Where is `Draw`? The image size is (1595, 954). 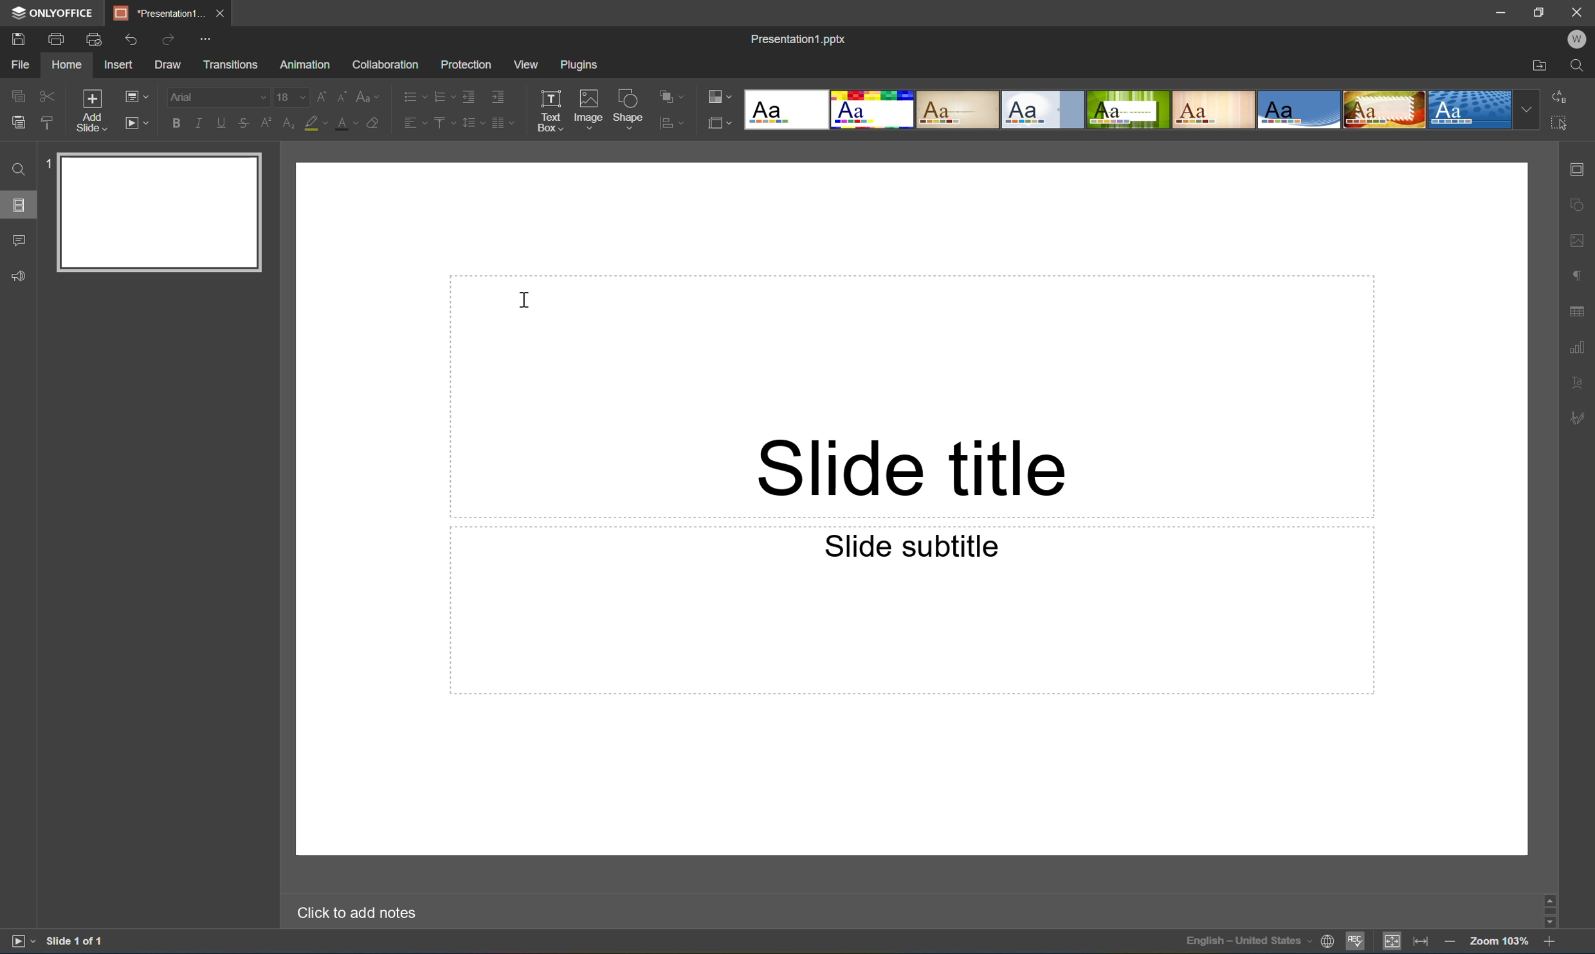 Draw is located at coordinates (169, 66).